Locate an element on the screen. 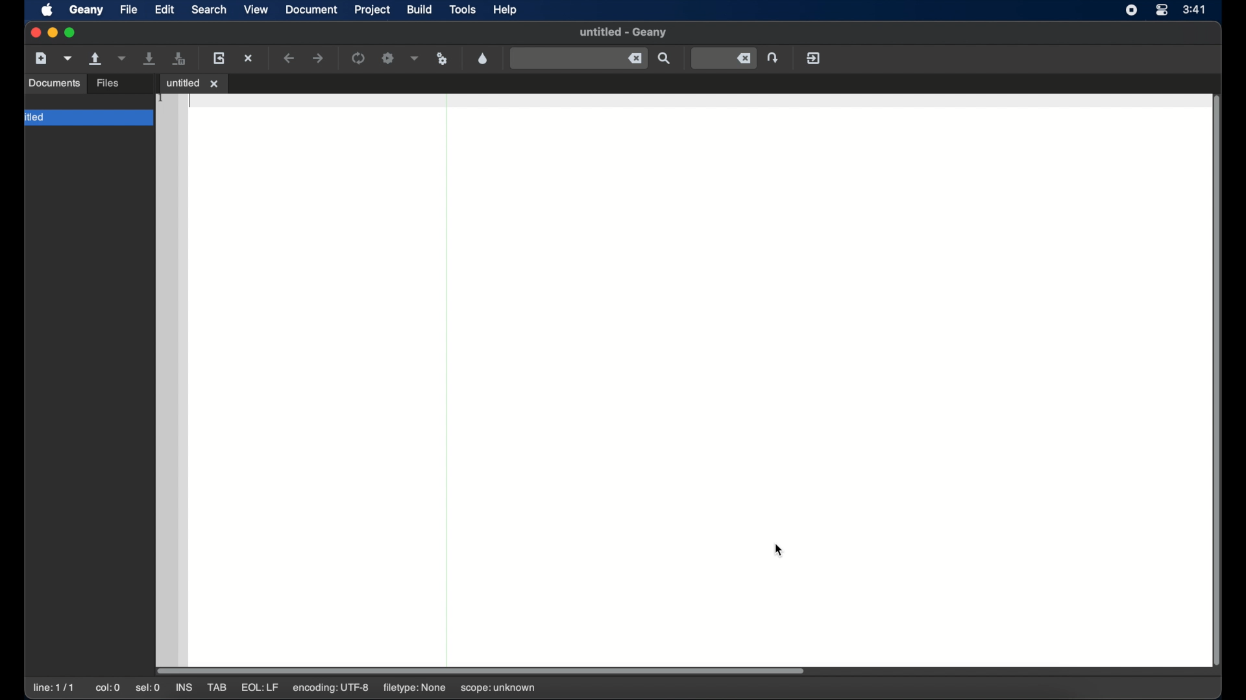 The height and width of the screenshot is (700, 1246). cursor is located at coordinates (779, 550).